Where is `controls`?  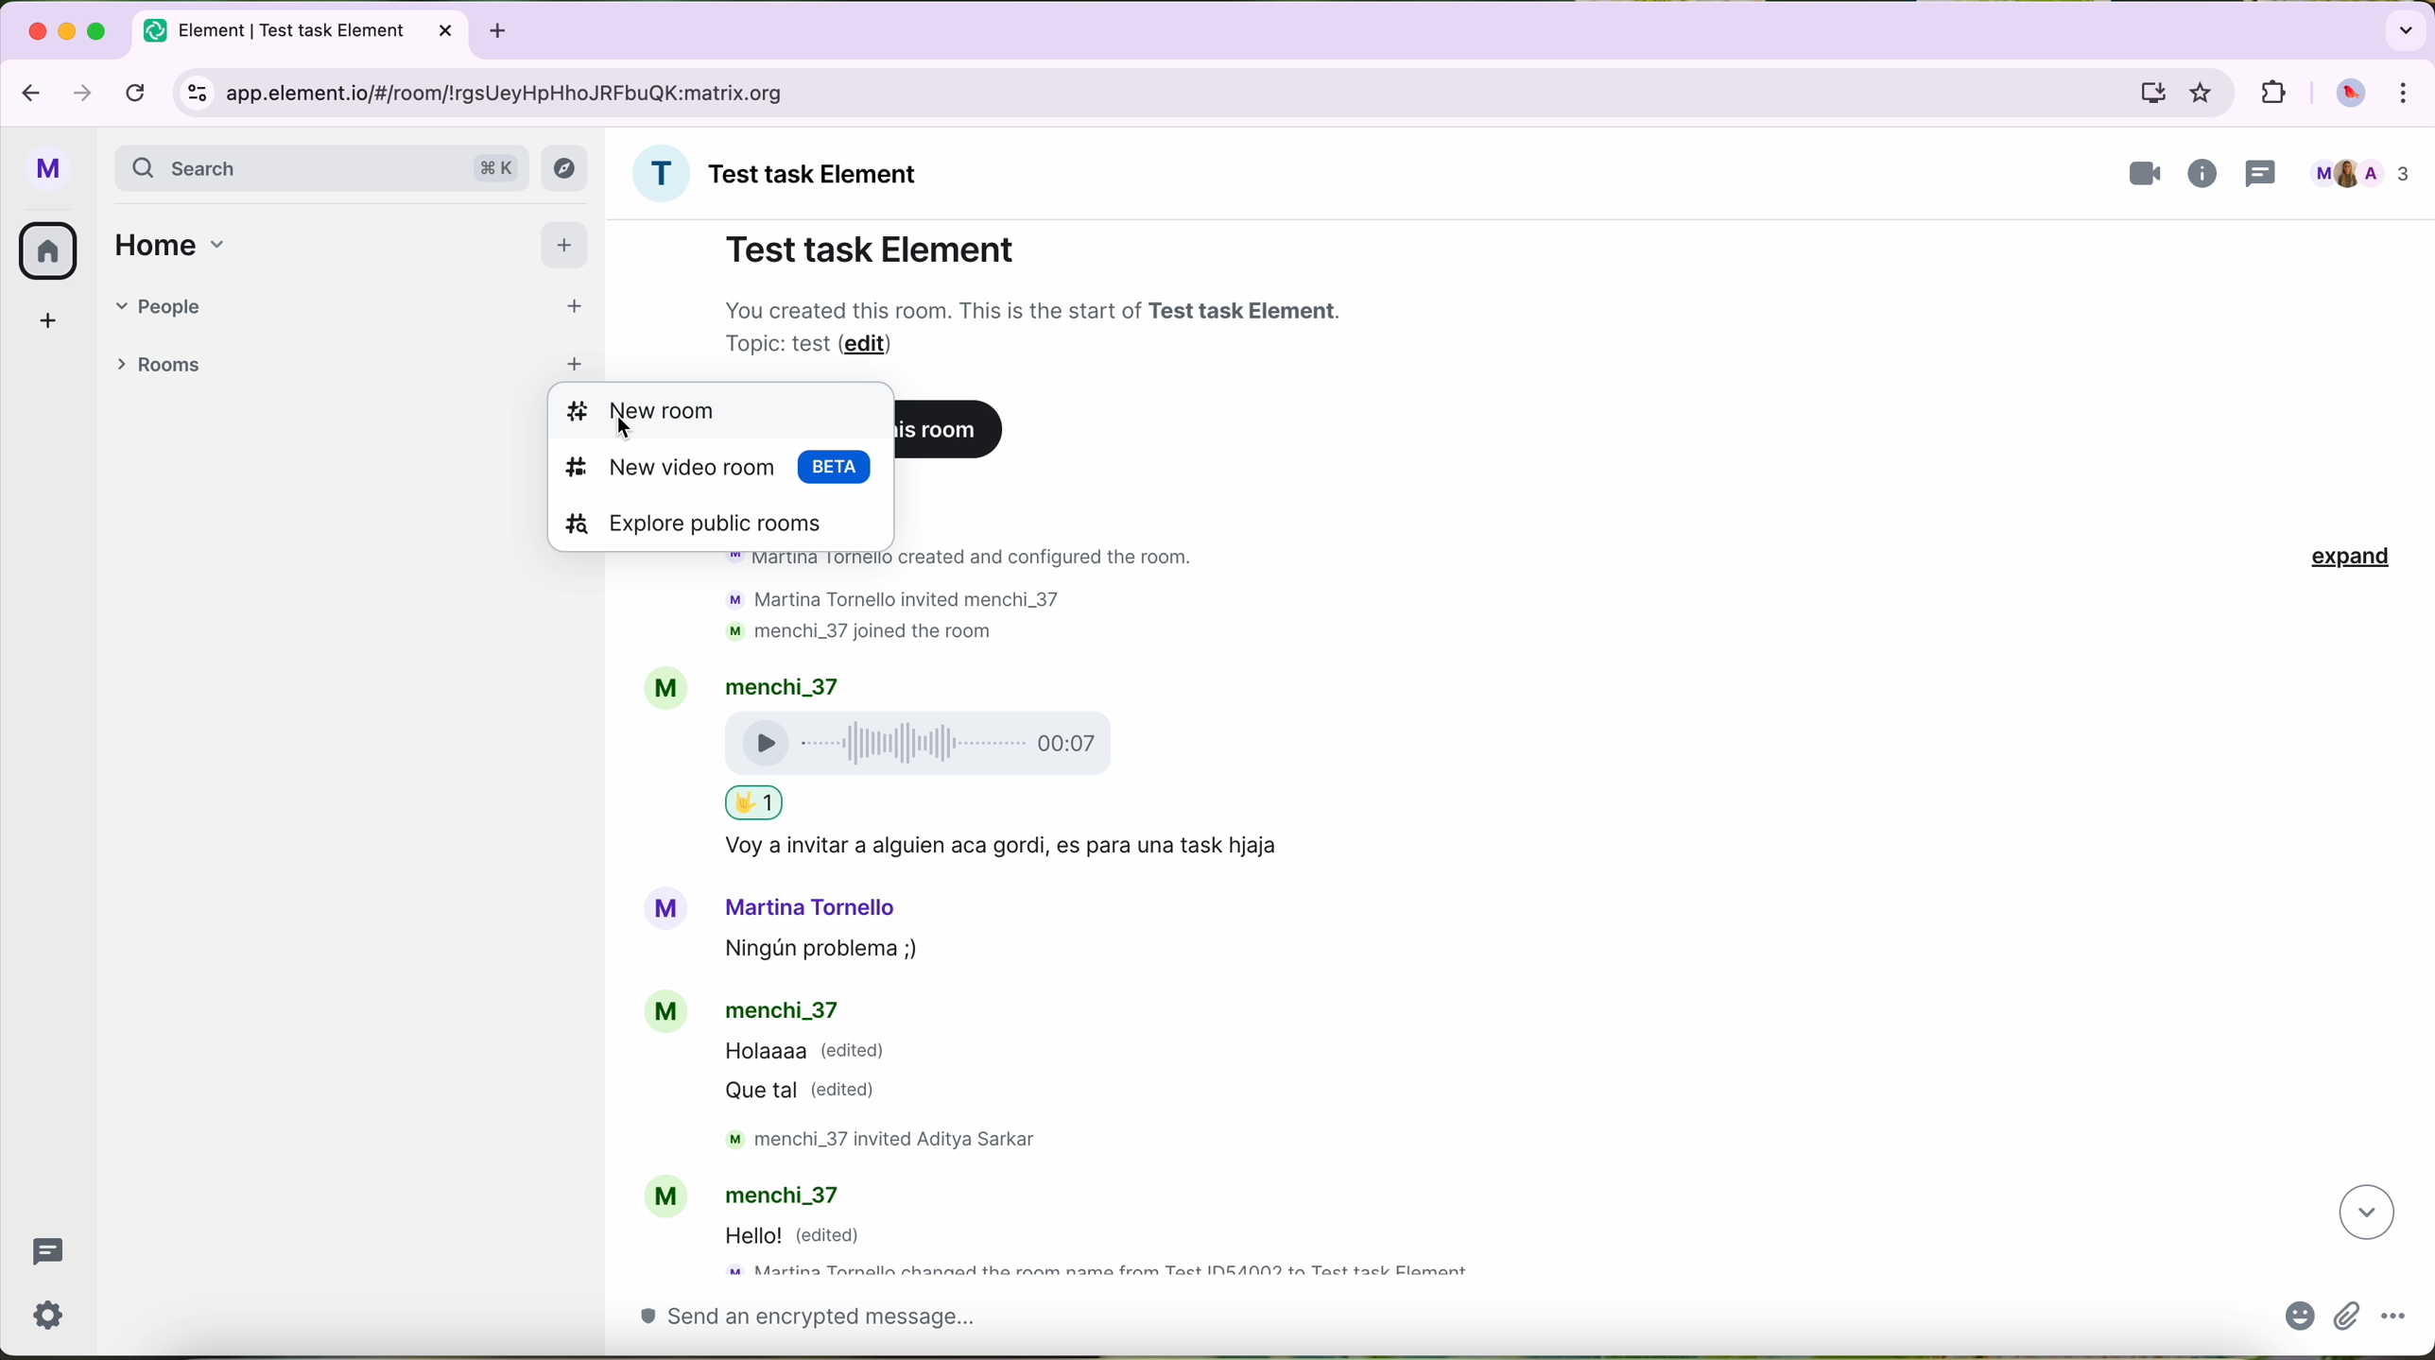 controls is located at coordinates (198, 95).